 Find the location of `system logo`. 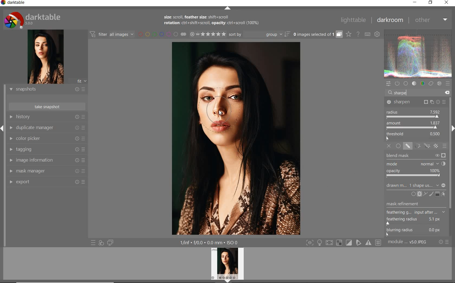

system logo is located at coordinates (33, 20).